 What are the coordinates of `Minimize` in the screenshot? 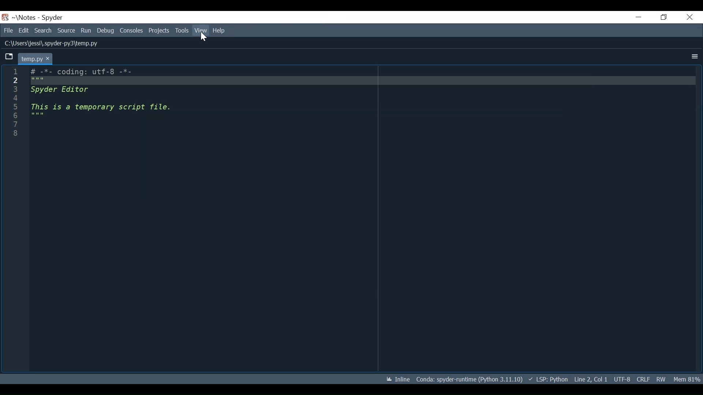 It's located at (637, 18).